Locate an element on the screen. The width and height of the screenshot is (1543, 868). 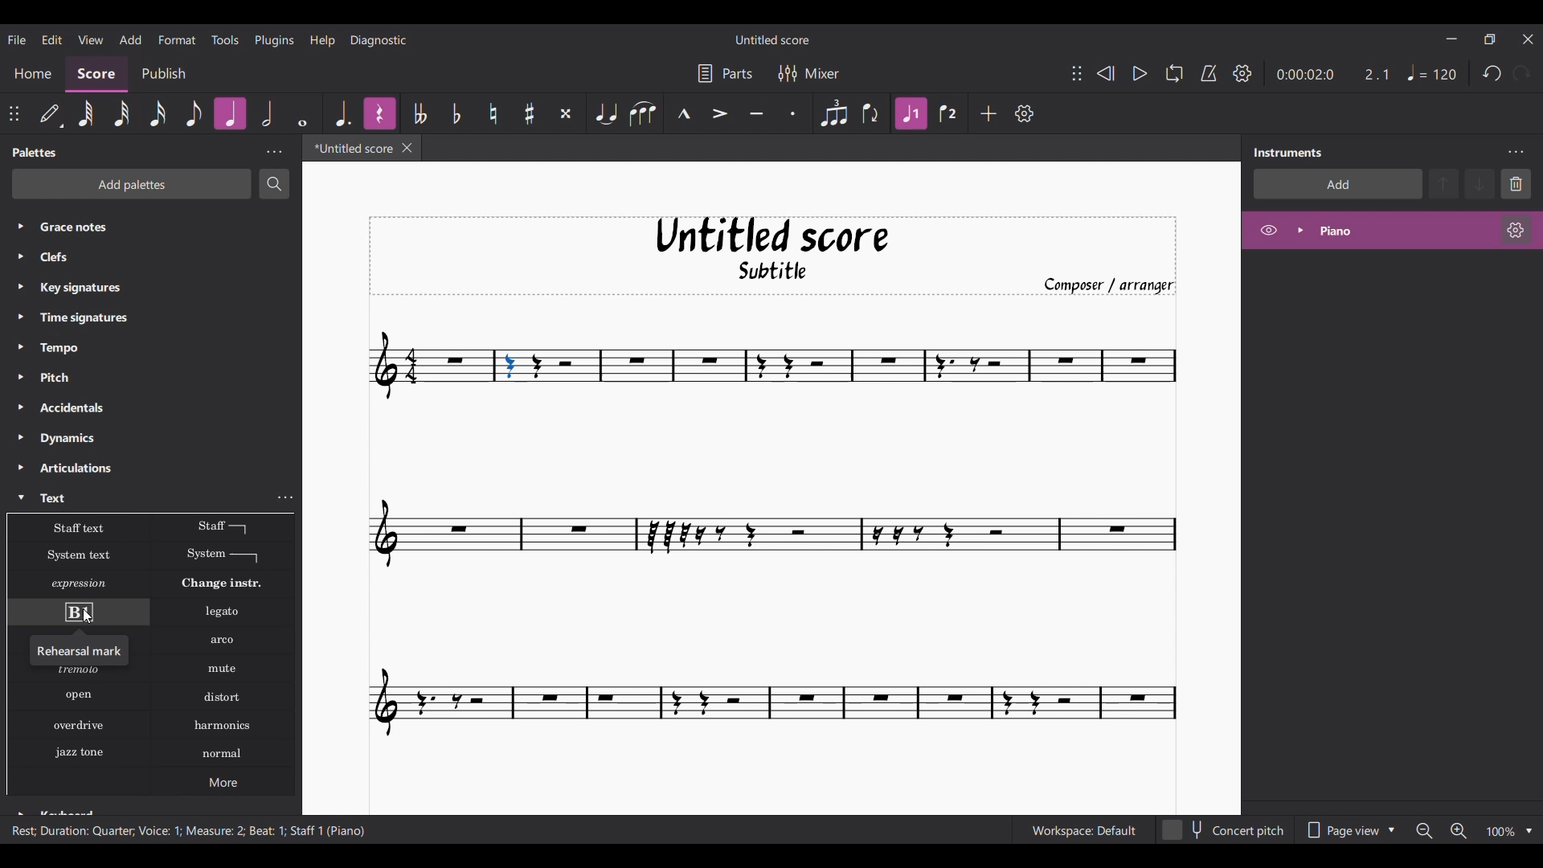
View menu is located at coordinates (92, 40).